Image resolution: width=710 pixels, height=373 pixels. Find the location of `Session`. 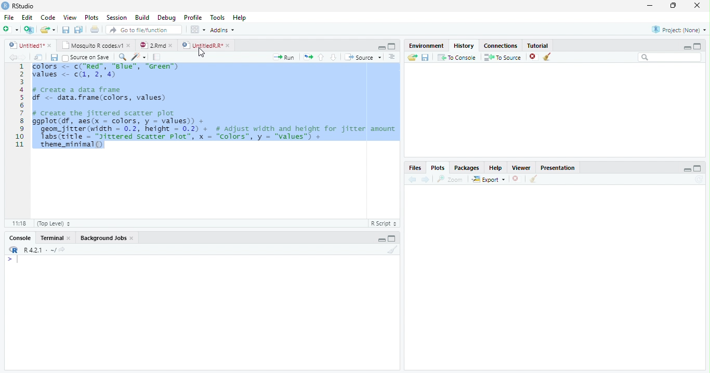

Session is located at coordinates (116, 17).